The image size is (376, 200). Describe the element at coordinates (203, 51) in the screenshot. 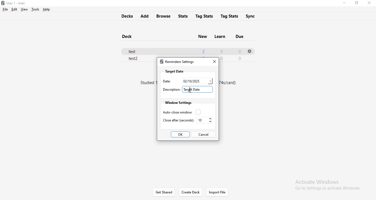

I see `2` at that location.